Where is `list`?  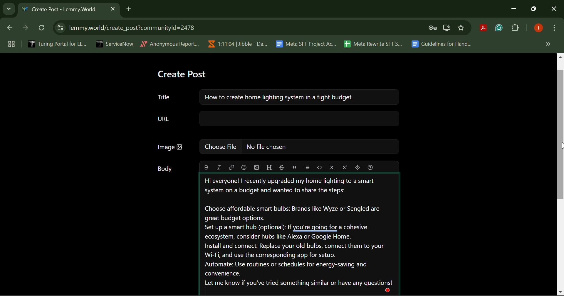 list is located at coordinates (307, 167).